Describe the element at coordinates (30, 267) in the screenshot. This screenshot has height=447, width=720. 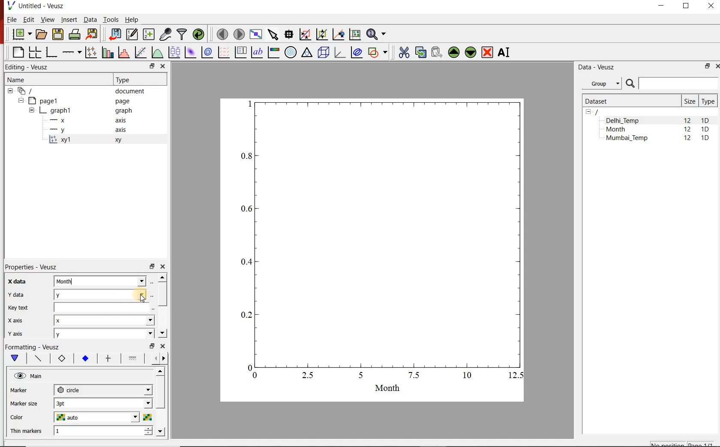
I see `Properties - Veusz` at that location.